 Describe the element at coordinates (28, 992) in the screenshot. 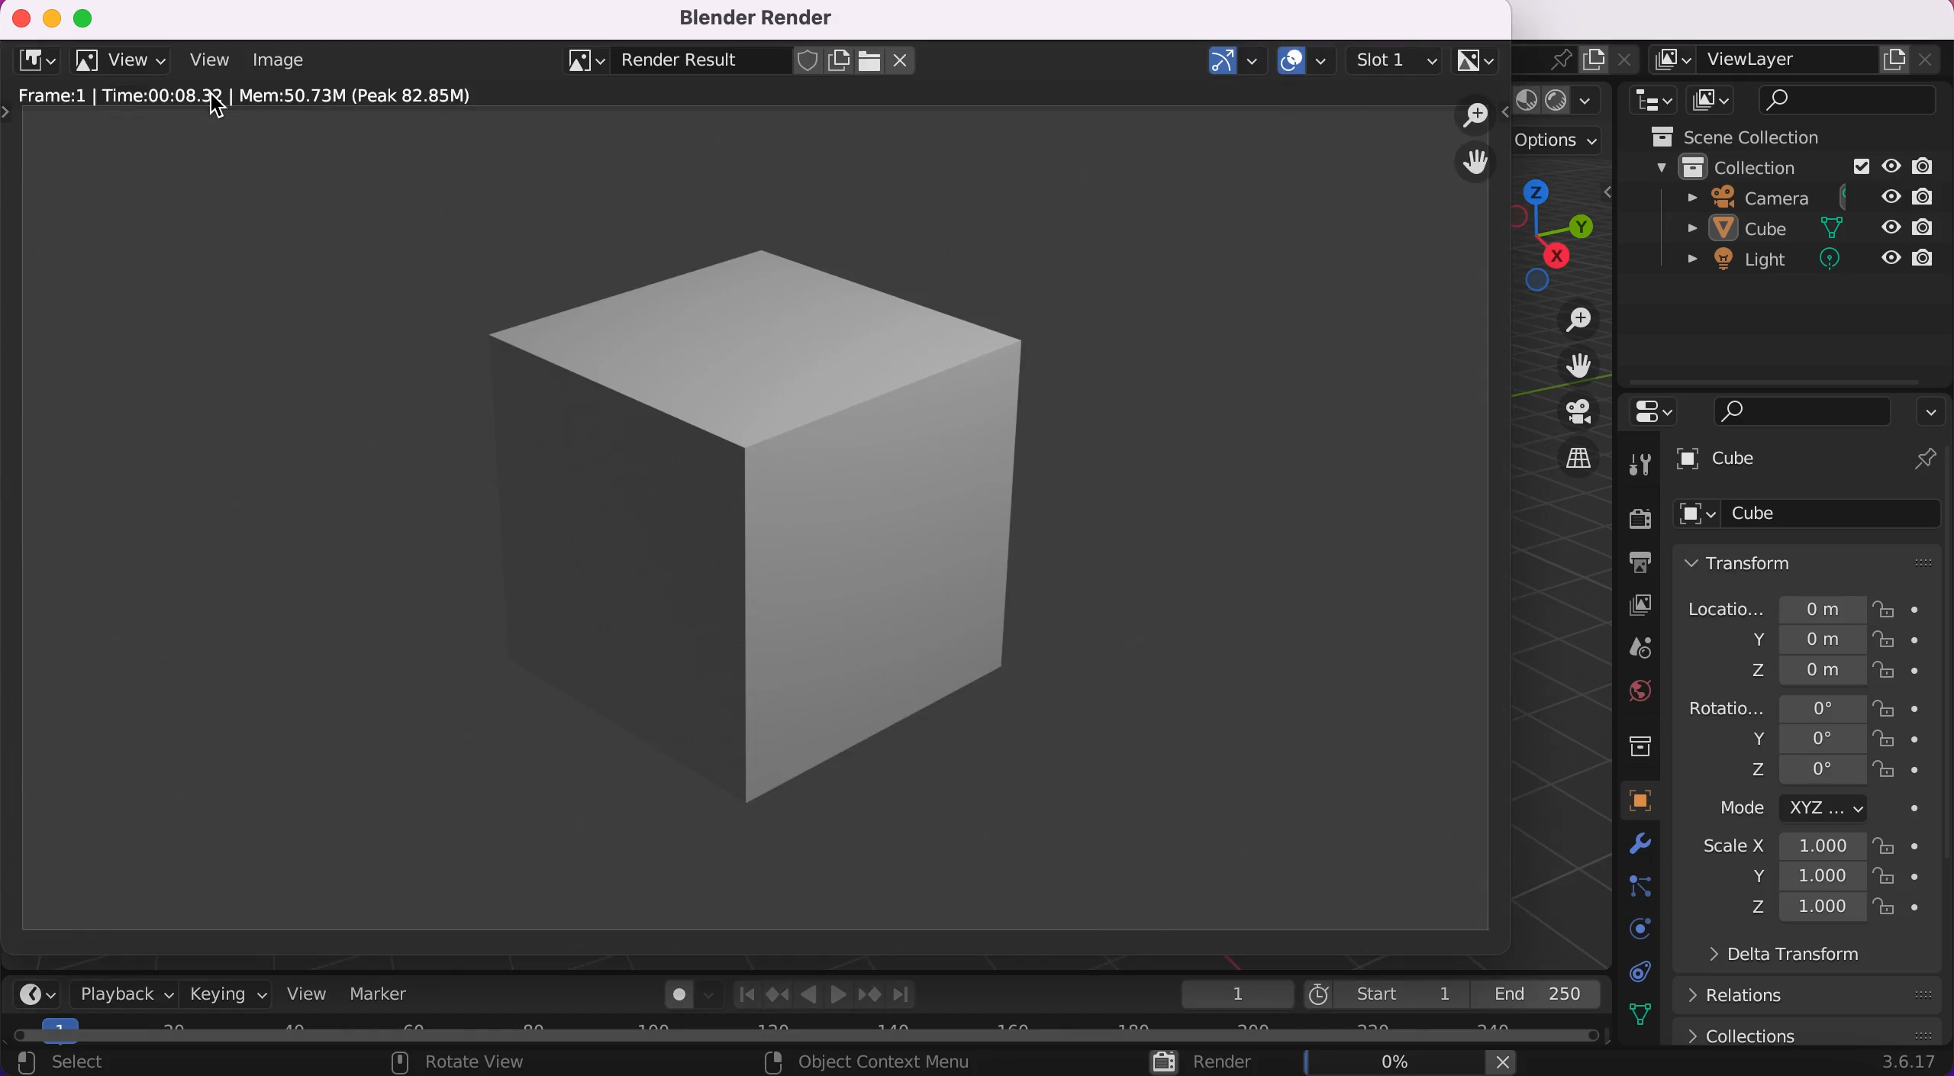

I see `editor type` at that location.